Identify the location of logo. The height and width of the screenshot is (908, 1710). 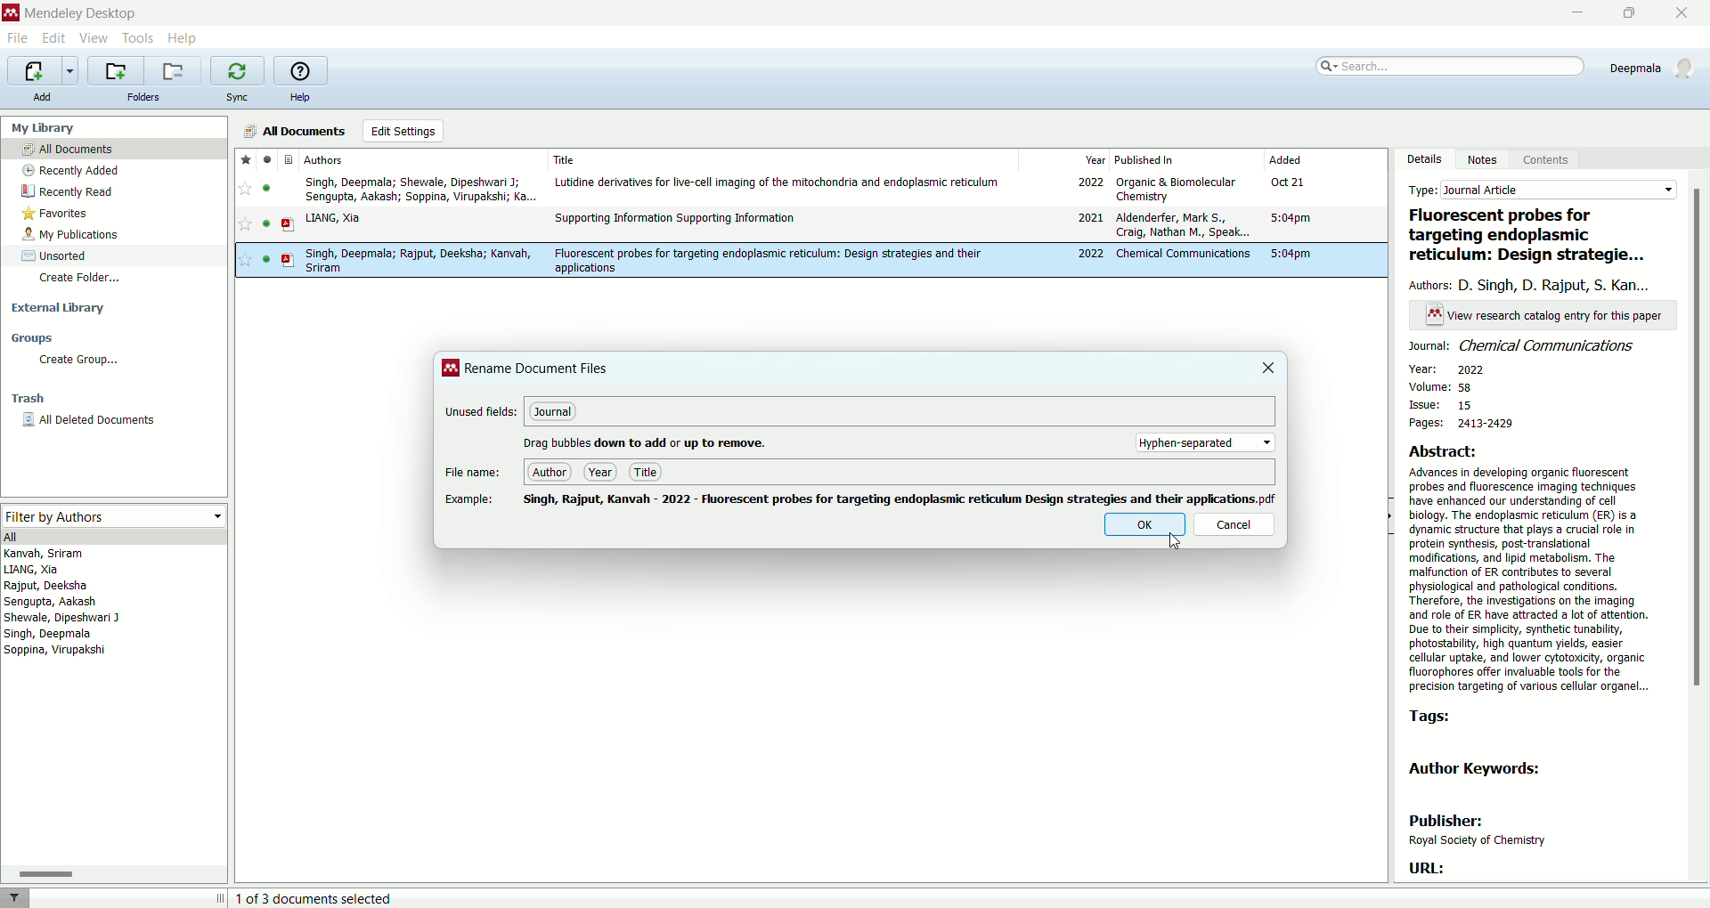
(11, 12).